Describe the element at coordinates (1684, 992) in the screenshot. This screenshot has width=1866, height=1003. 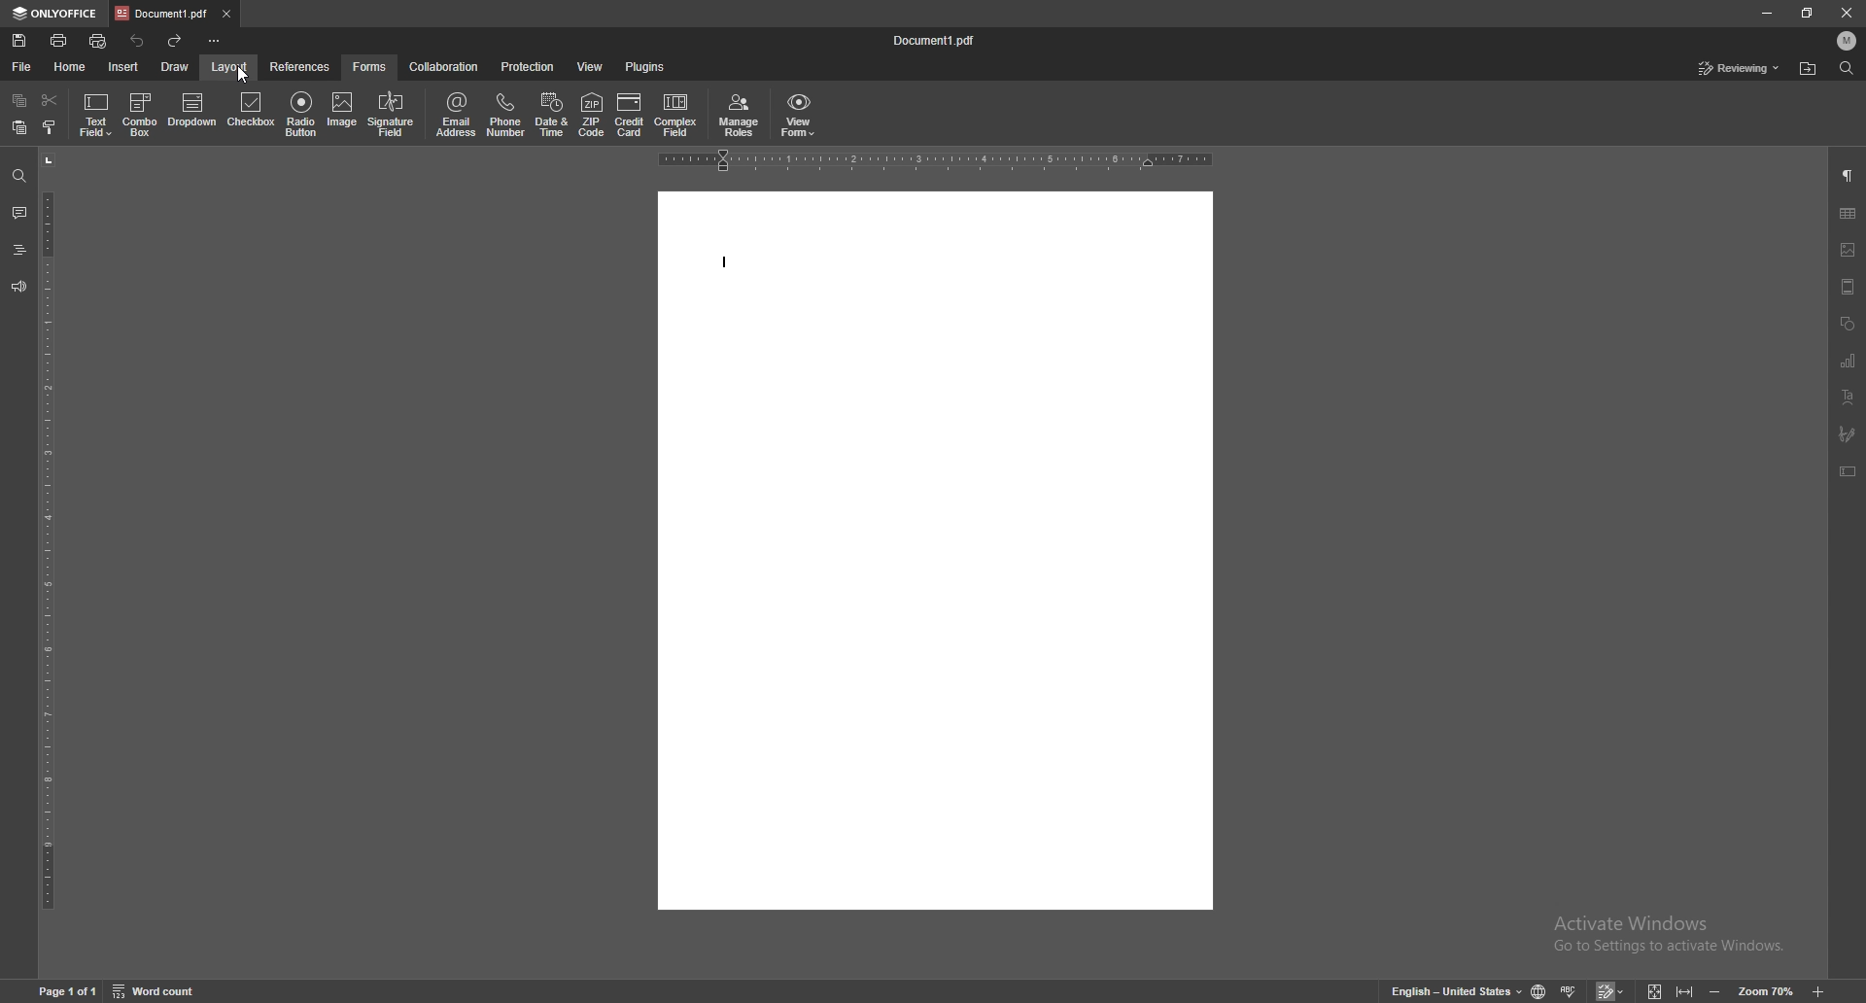
I see `fit to width` at that location.